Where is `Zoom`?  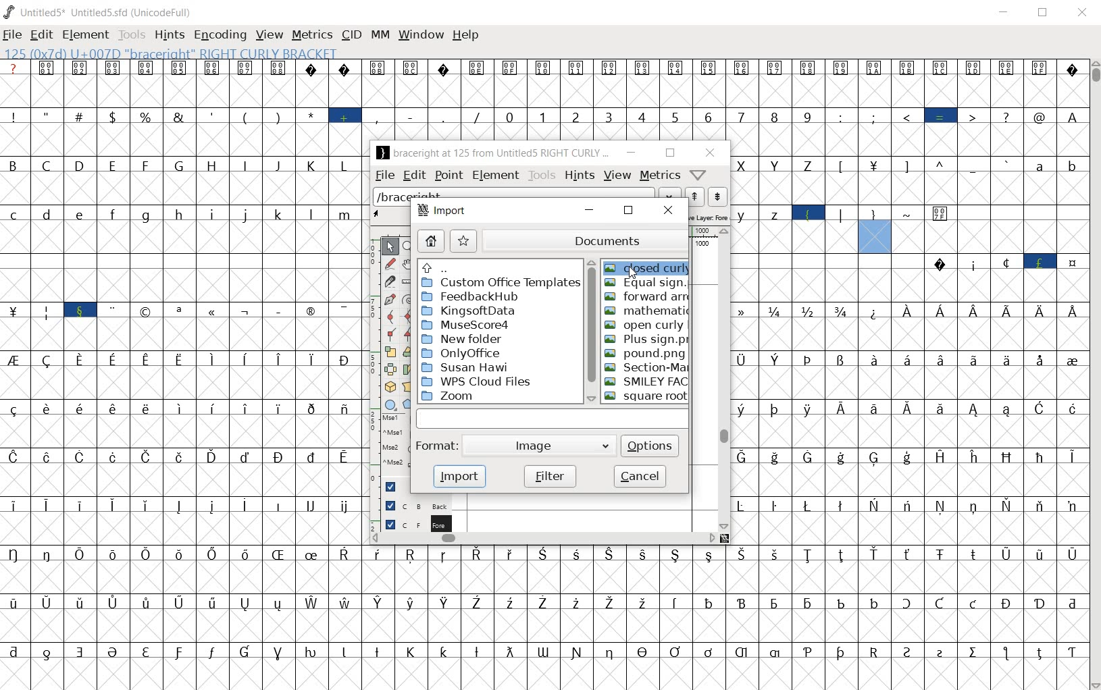 Zoom is located at coordinates (455, 396).